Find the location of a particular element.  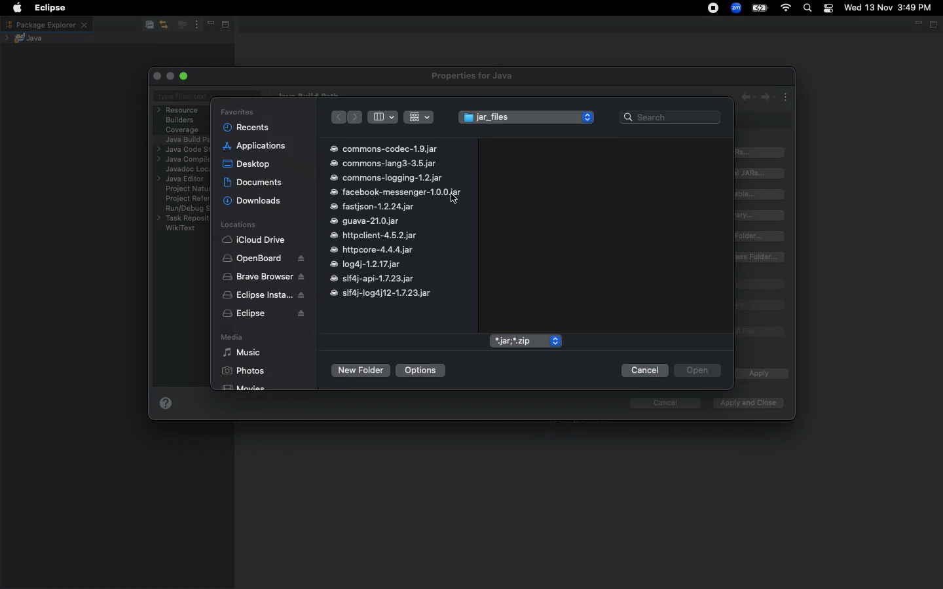

Eclipse is located at coordinates (47, 8).